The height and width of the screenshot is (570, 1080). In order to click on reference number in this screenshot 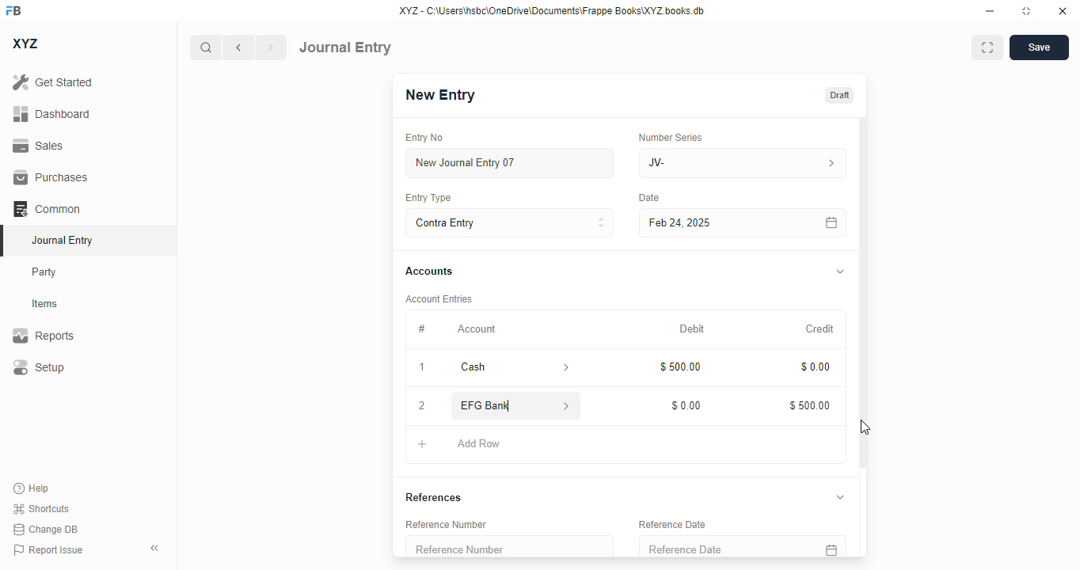, I will do `click(511, 546)`.